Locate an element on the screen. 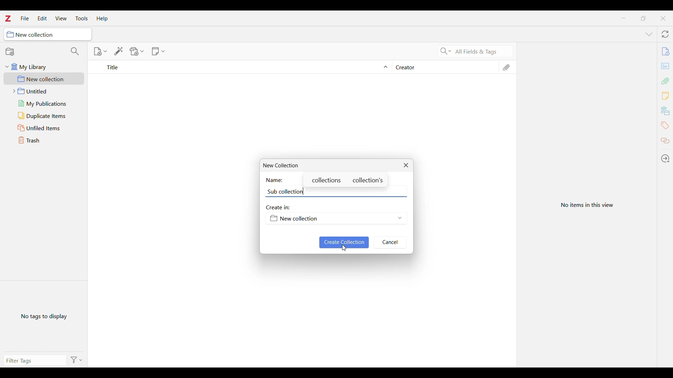  Software logo is located at coordinates (8, 19).